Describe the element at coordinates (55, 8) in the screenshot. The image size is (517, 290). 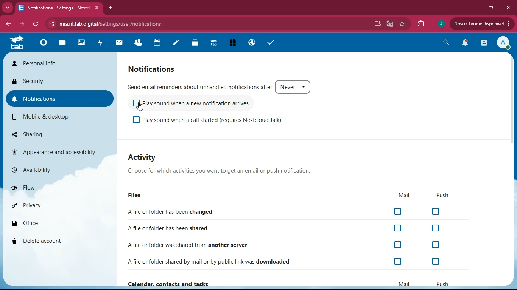
I see `tab` at that location.